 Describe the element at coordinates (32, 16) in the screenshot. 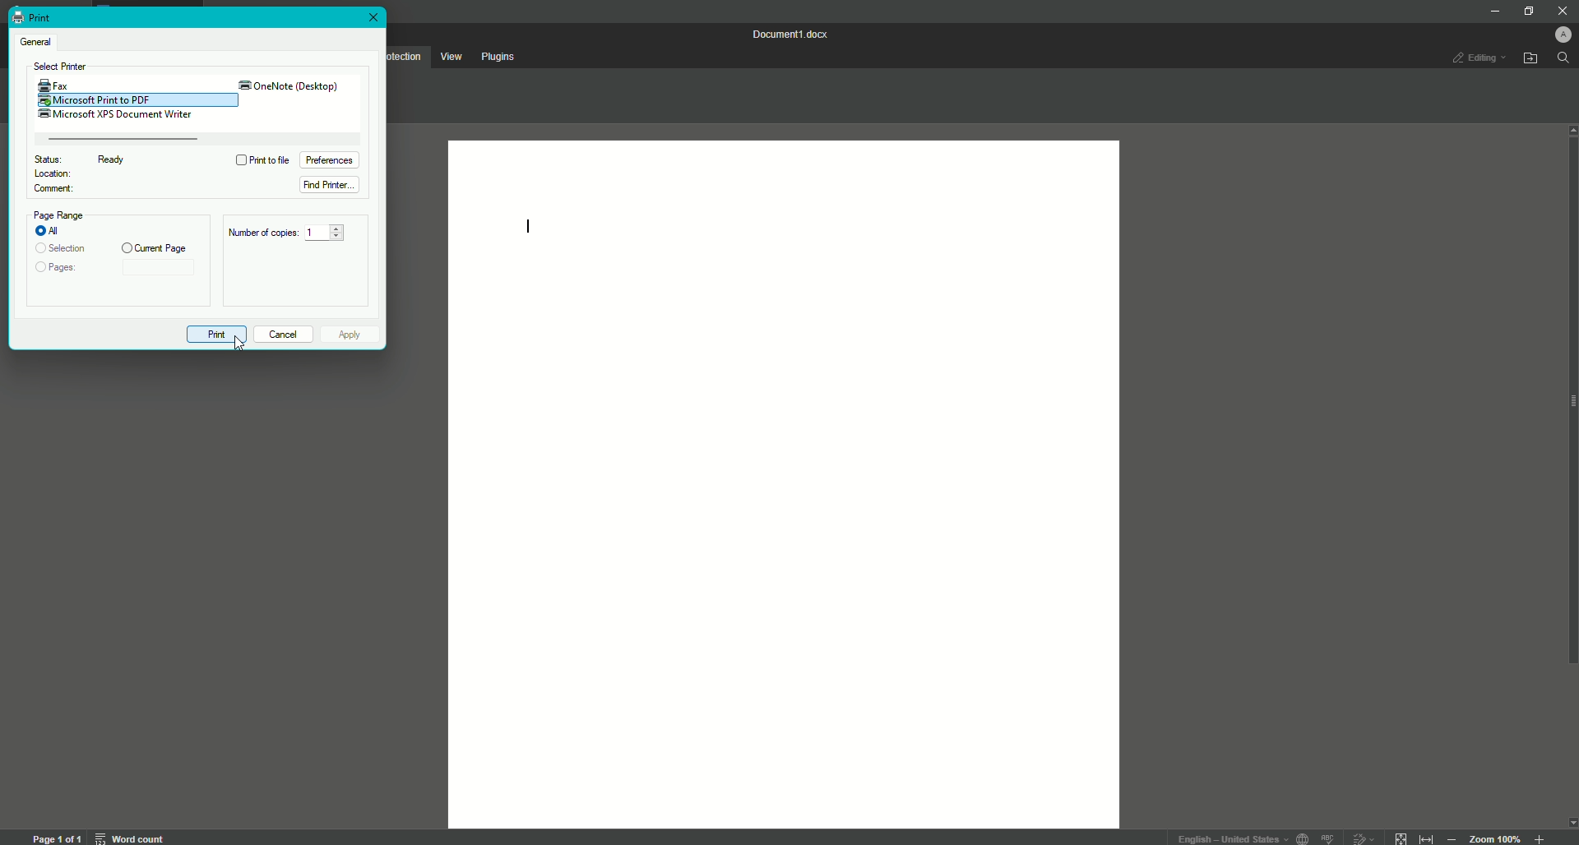

I see `Print` at that location.